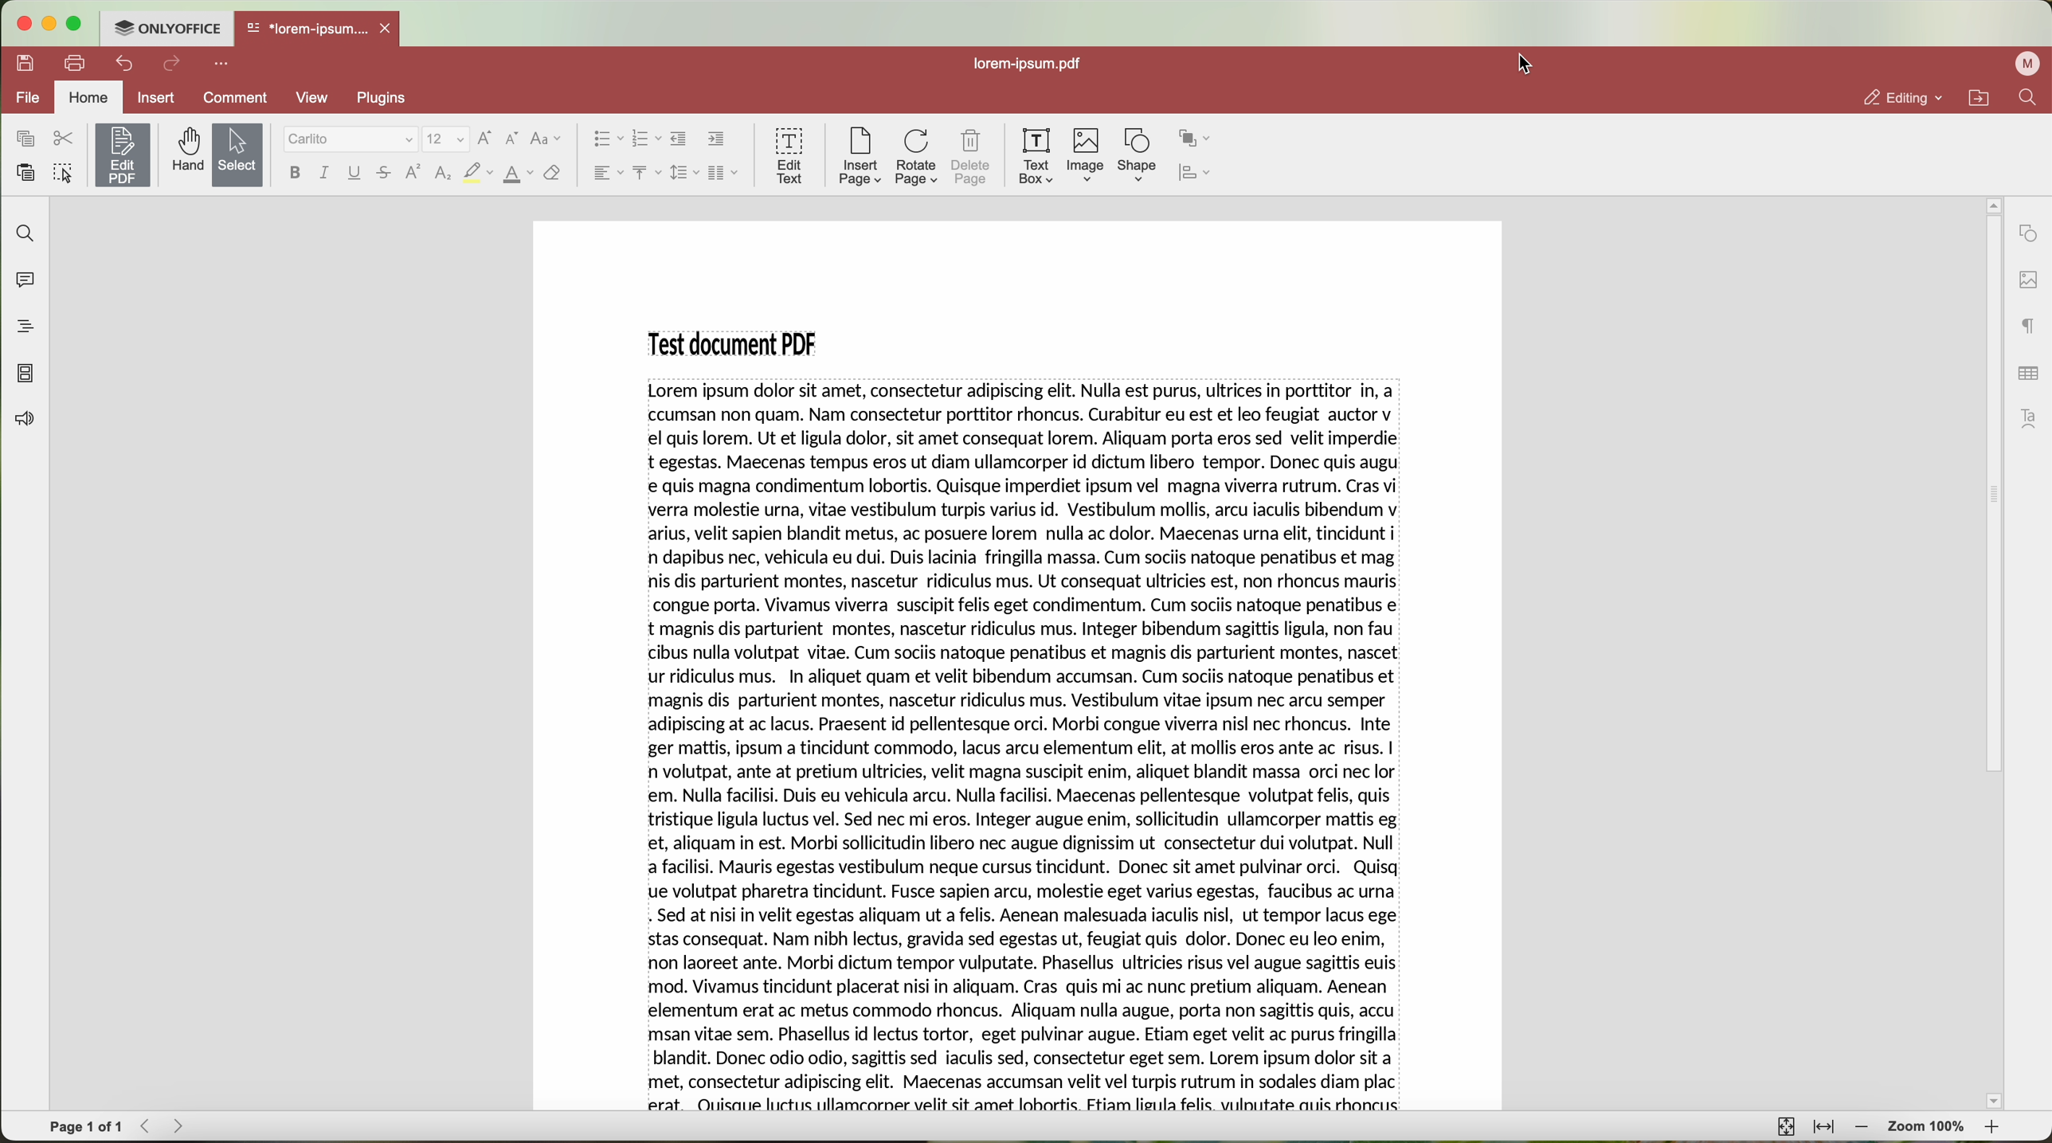 This screenshot has width=2052, height=1143. I want to click on insert columns, so click(726, 173).